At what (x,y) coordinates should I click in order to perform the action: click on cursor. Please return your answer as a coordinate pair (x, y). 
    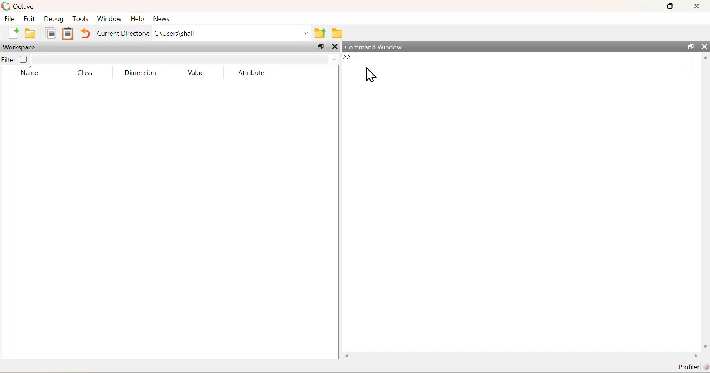
    Looking at the image, I should click on (372, 76).